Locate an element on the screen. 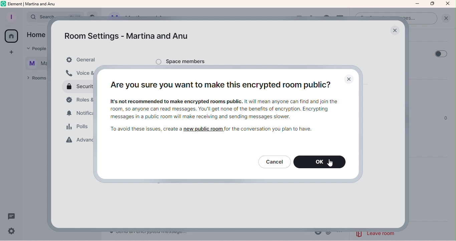  eave room is located at coordinates (374, 232).